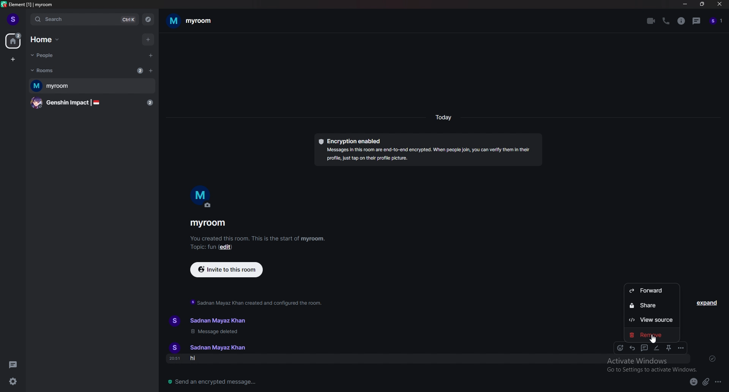  I want to click on sent, so click(712, 358).